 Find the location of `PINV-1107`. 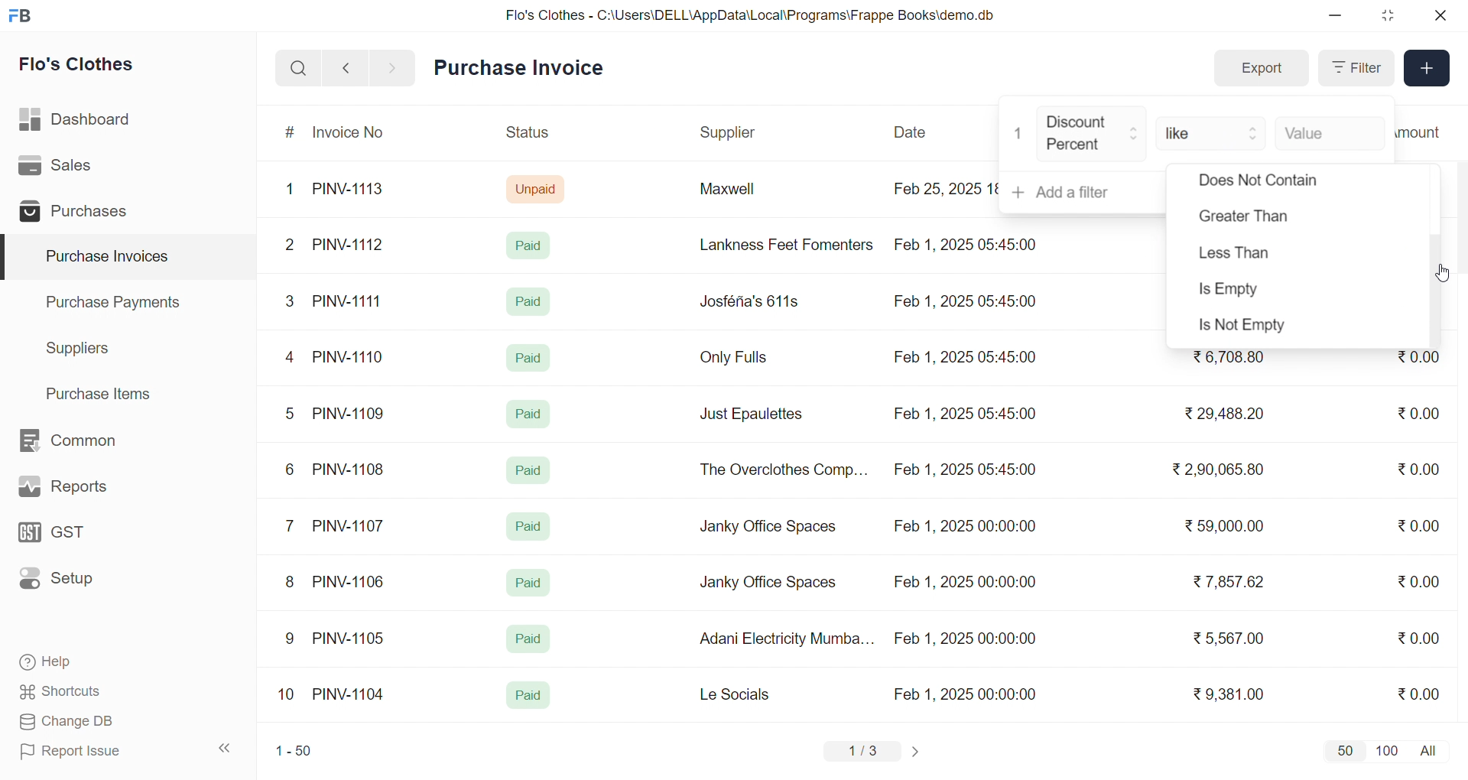

PINV-1107 is located at coordinates (352, 526).